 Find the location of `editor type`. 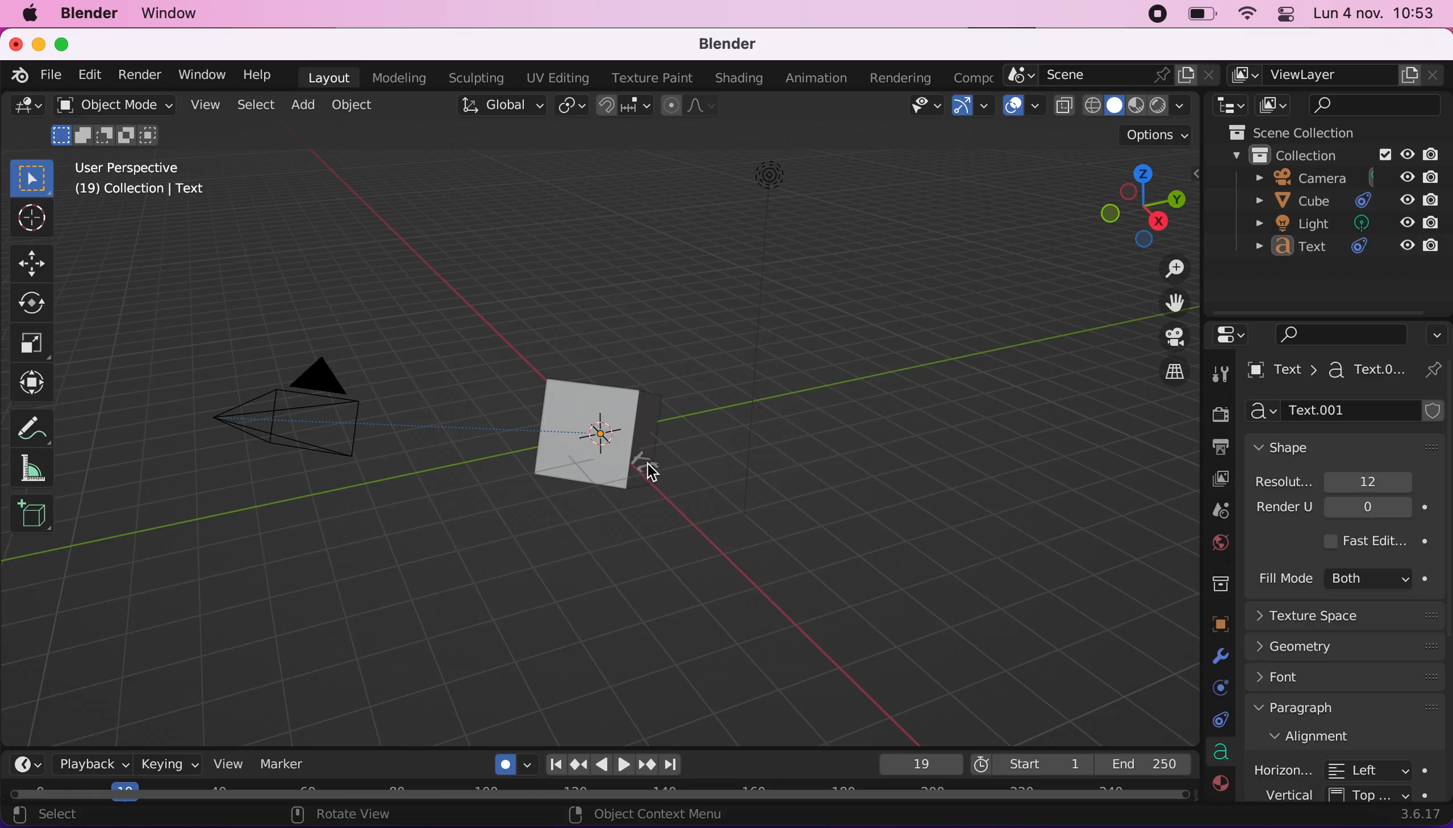

editor type is located at coordinates (1236, 334).